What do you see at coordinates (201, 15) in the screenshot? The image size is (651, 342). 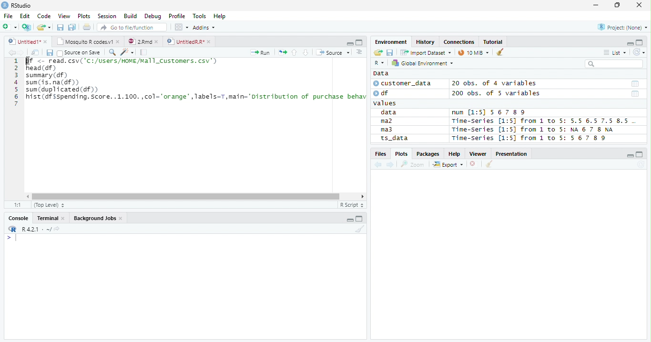 I see `Tools` at bounding box center [201, 15].